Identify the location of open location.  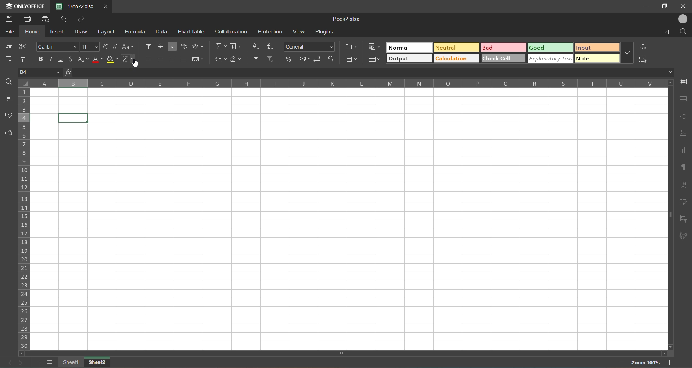
(665, 32).